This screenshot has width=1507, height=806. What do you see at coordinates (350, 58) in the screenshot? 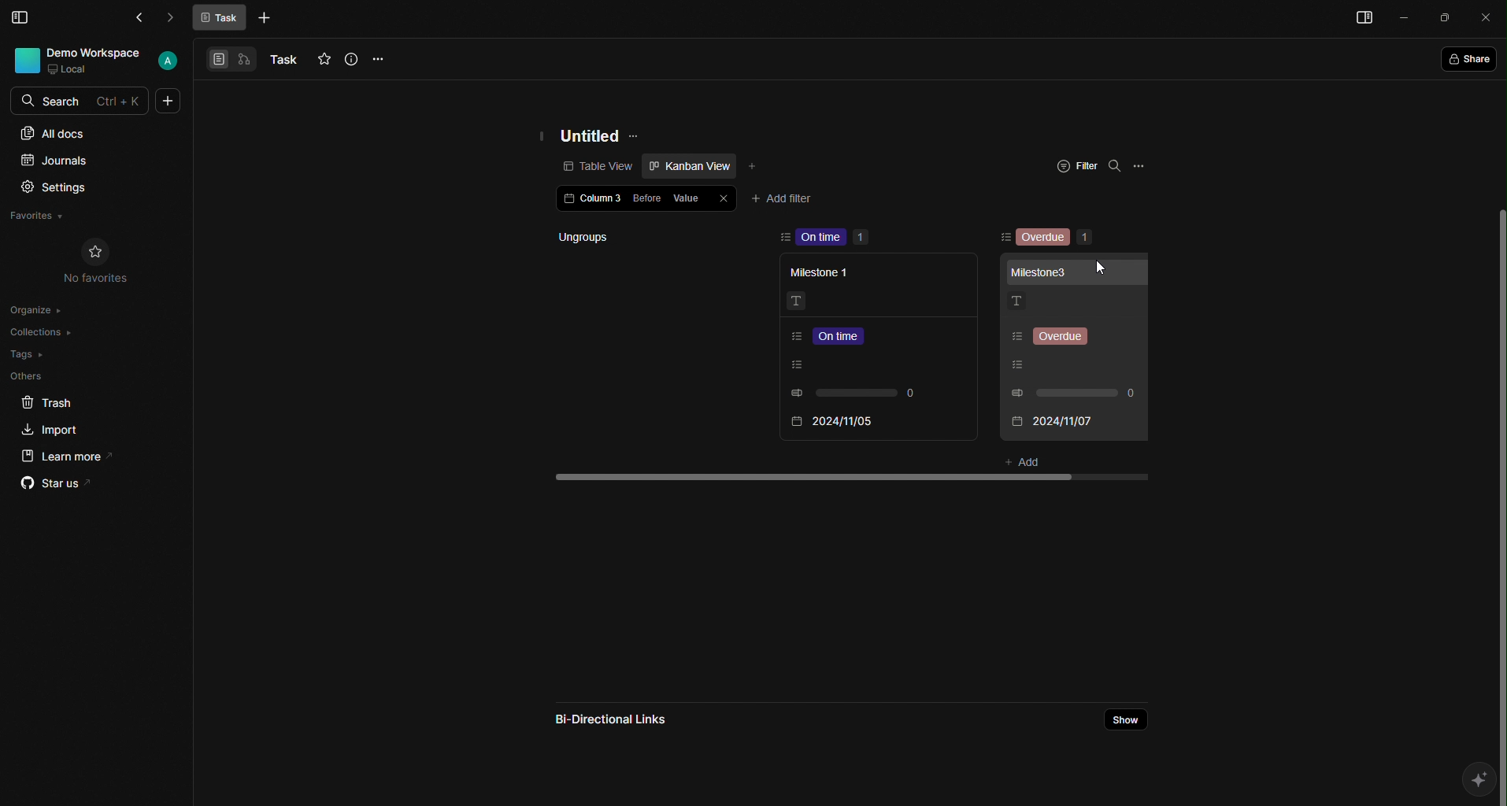
I see `Info` at bounding box center [350, 58].